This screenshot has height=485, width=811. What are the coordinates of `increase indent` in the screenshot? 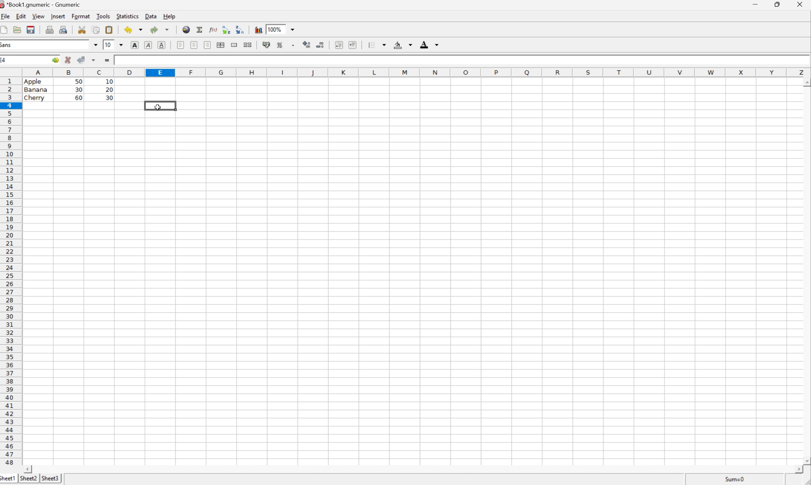 It's located at (353, 44).